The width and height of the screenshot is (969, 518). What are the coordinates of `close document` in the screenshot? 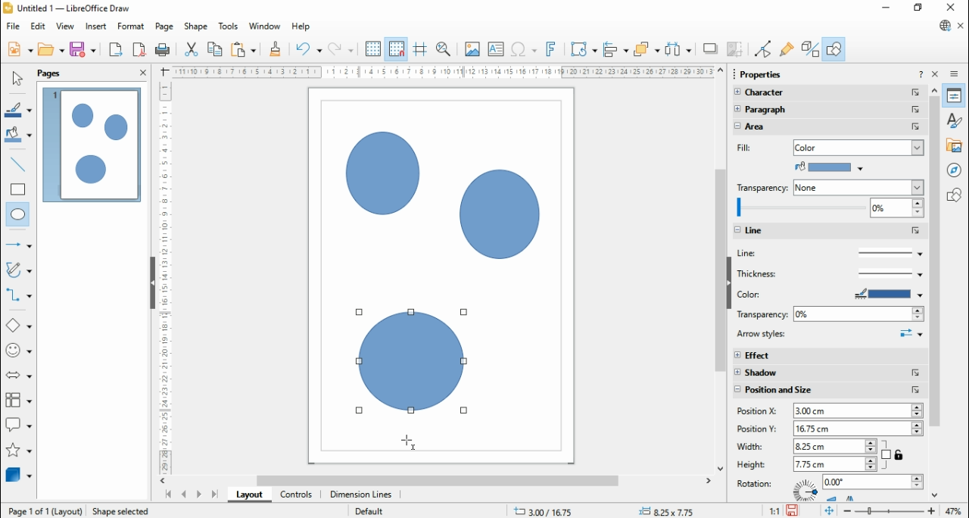 It's located at (961, 27).